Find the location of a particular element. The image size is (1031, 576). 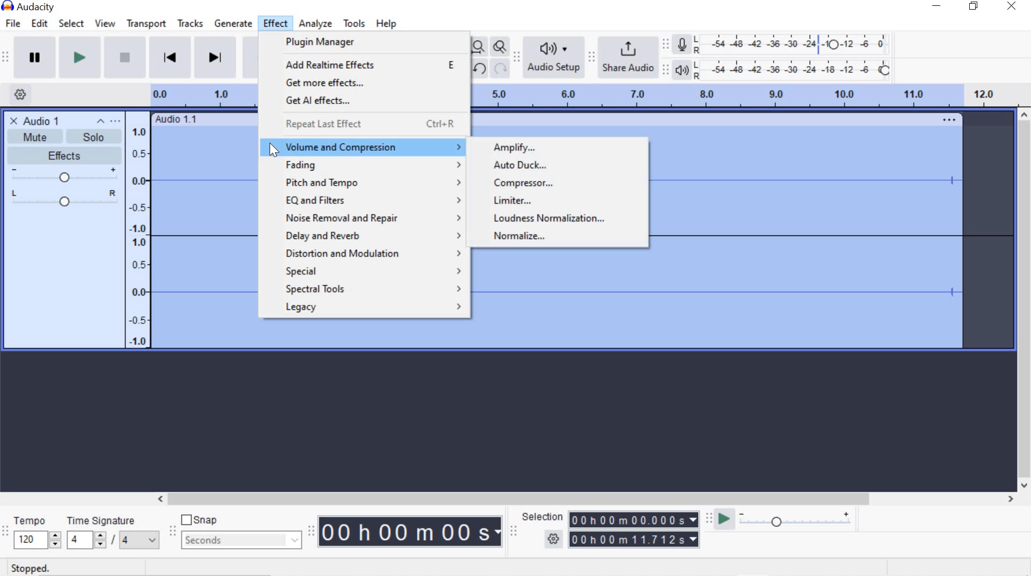

Time is located at coordinates (411, 533).